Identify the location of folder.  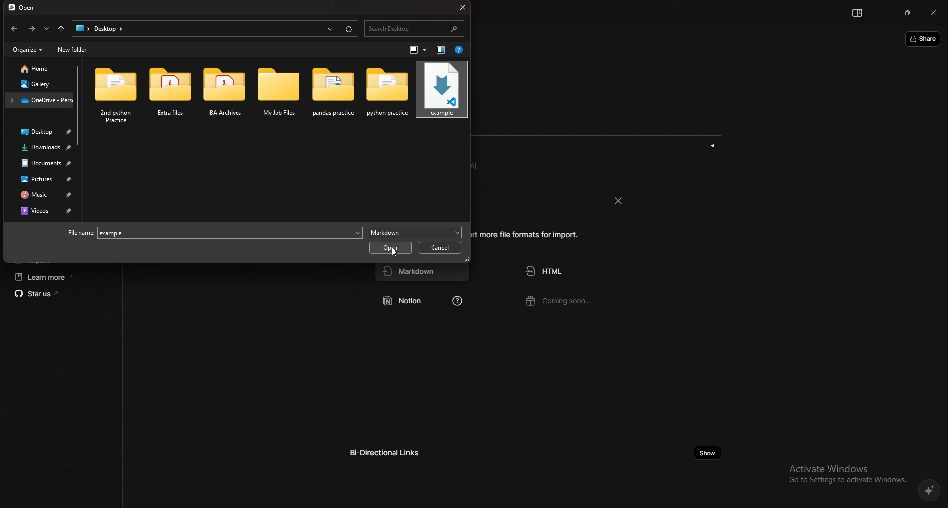
(171, 95).